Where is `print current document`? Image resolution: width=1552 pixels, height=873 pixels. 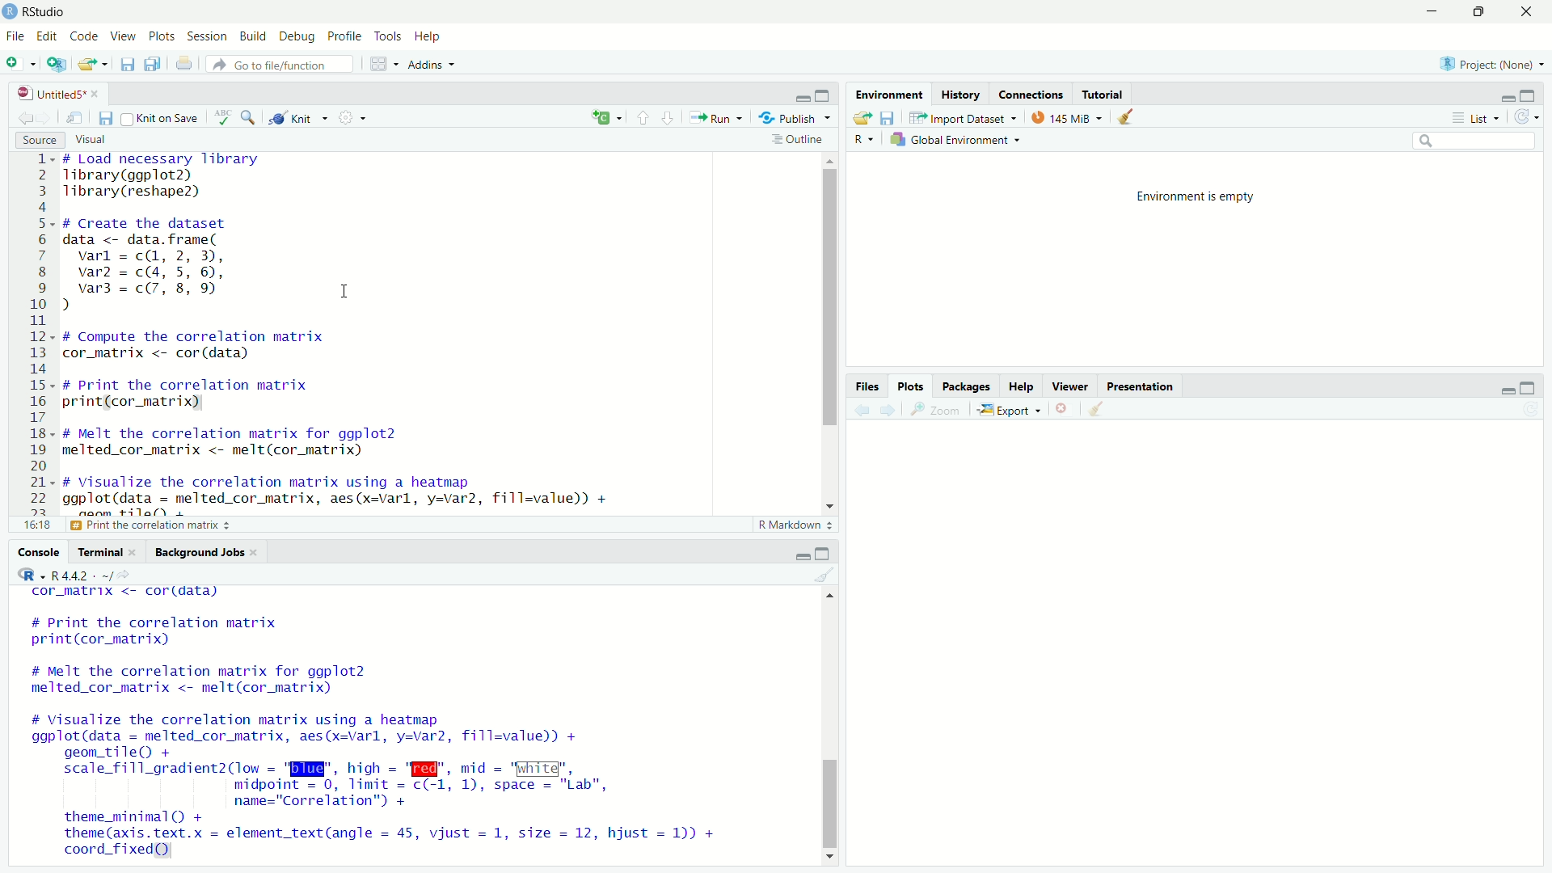
print current document is located at coordinates (184, 64).